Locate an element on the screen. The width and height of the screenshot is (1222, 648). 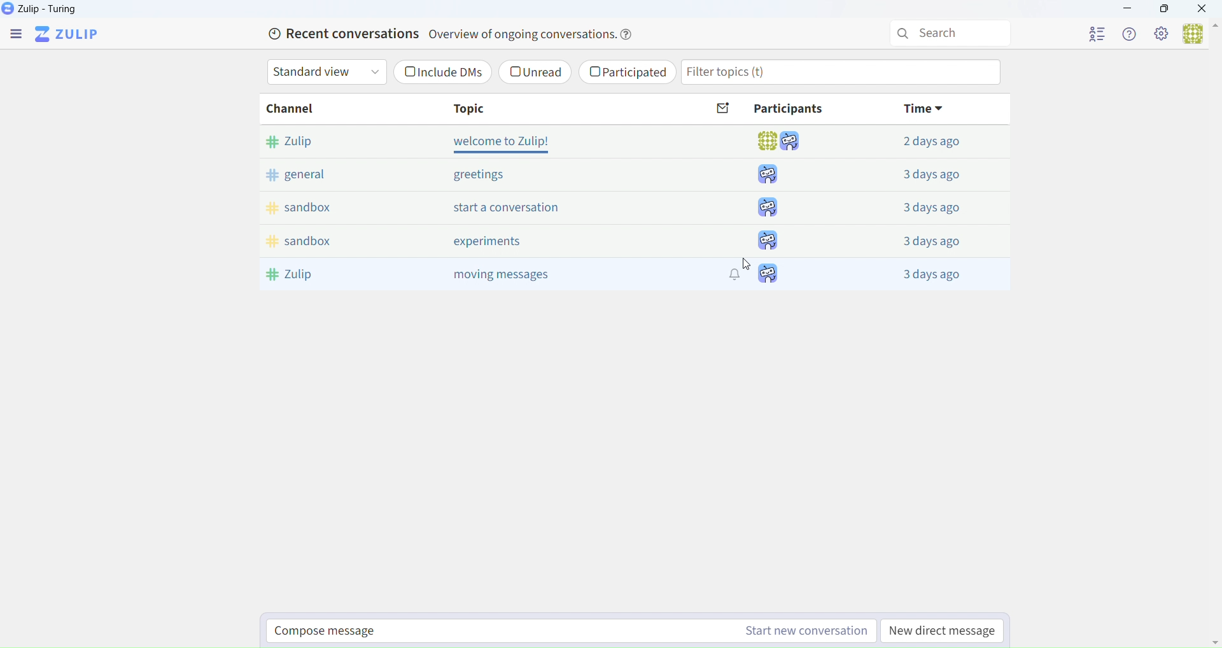
welcome to Zulip! is located at coordinates (500, 142).